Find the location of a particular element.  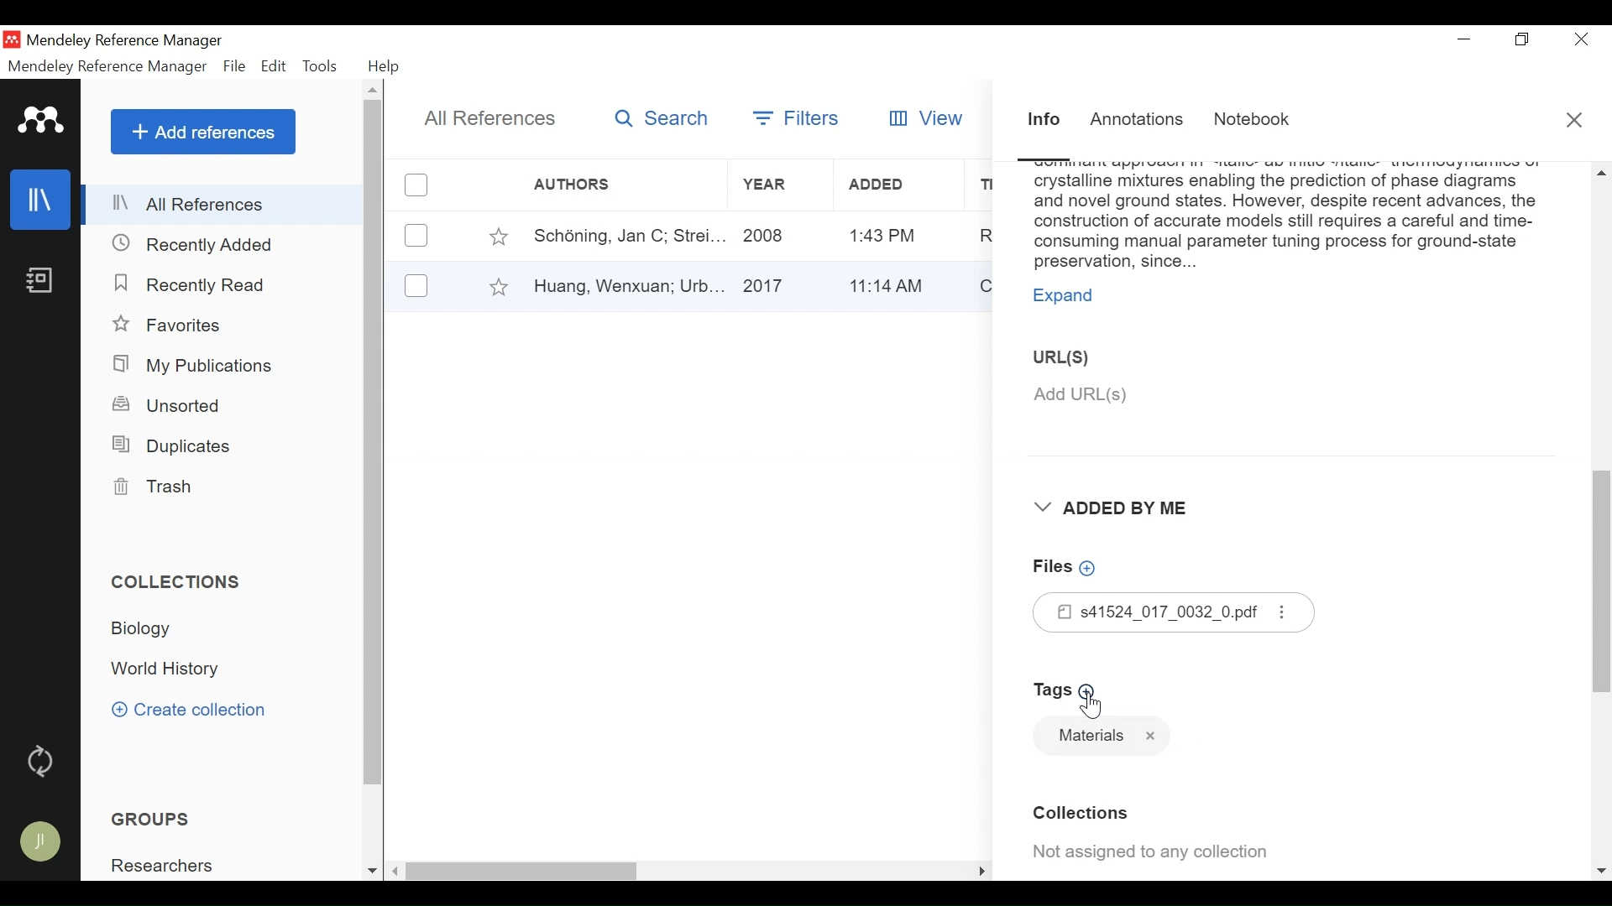

Collection is located at coordinates (1084, 810).